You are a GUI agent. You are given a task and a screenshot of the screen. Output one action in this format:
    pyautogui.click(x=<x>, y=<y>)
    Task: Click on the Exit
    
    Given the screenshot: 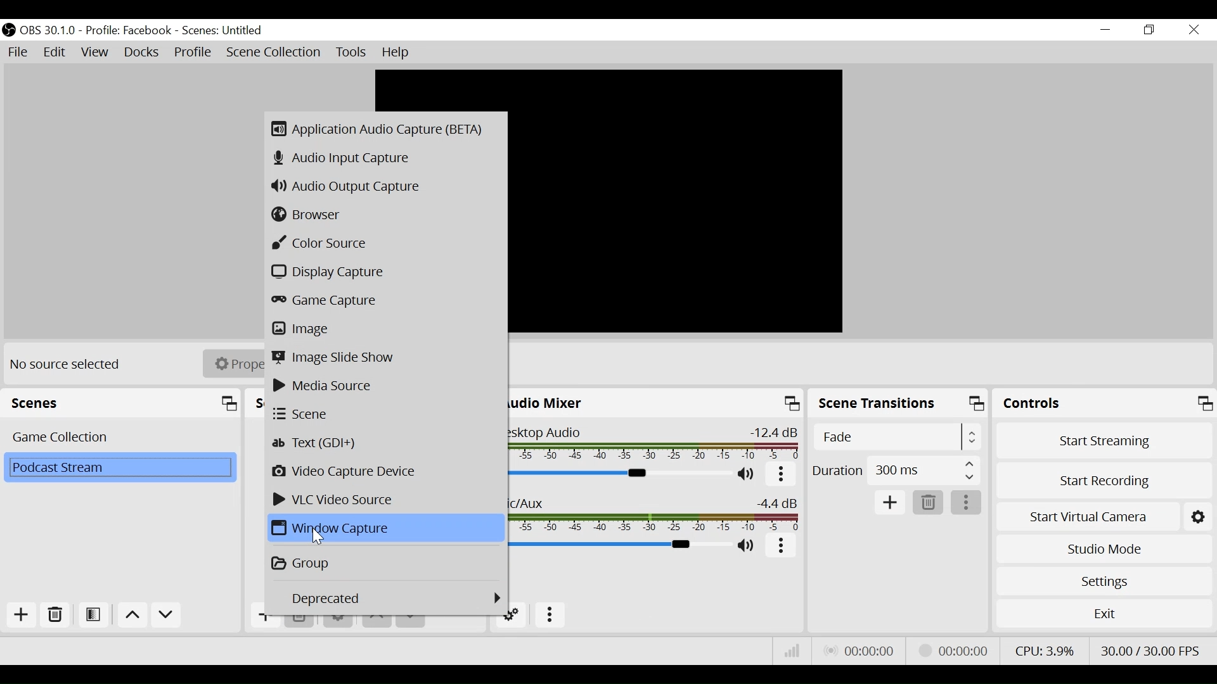 What is the action you would take?
    pyautogui.click(x=1104, y=615)
    